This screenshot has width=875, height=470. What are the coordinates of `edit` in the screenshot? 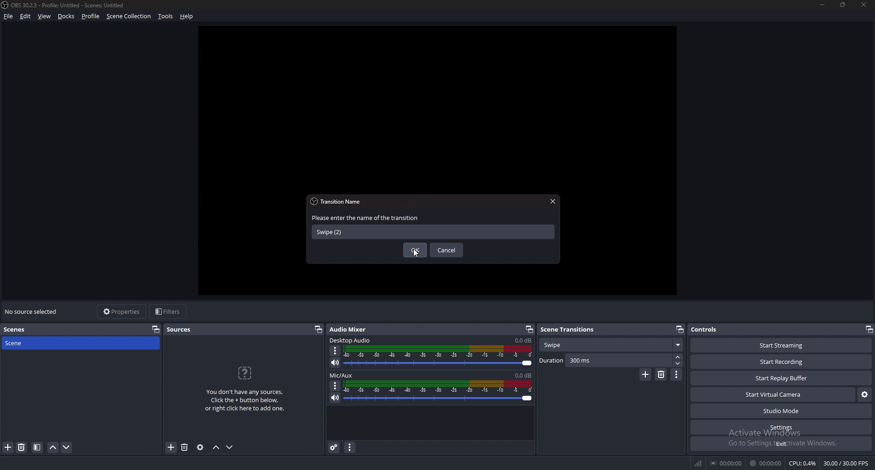 It's located at (26, 16).